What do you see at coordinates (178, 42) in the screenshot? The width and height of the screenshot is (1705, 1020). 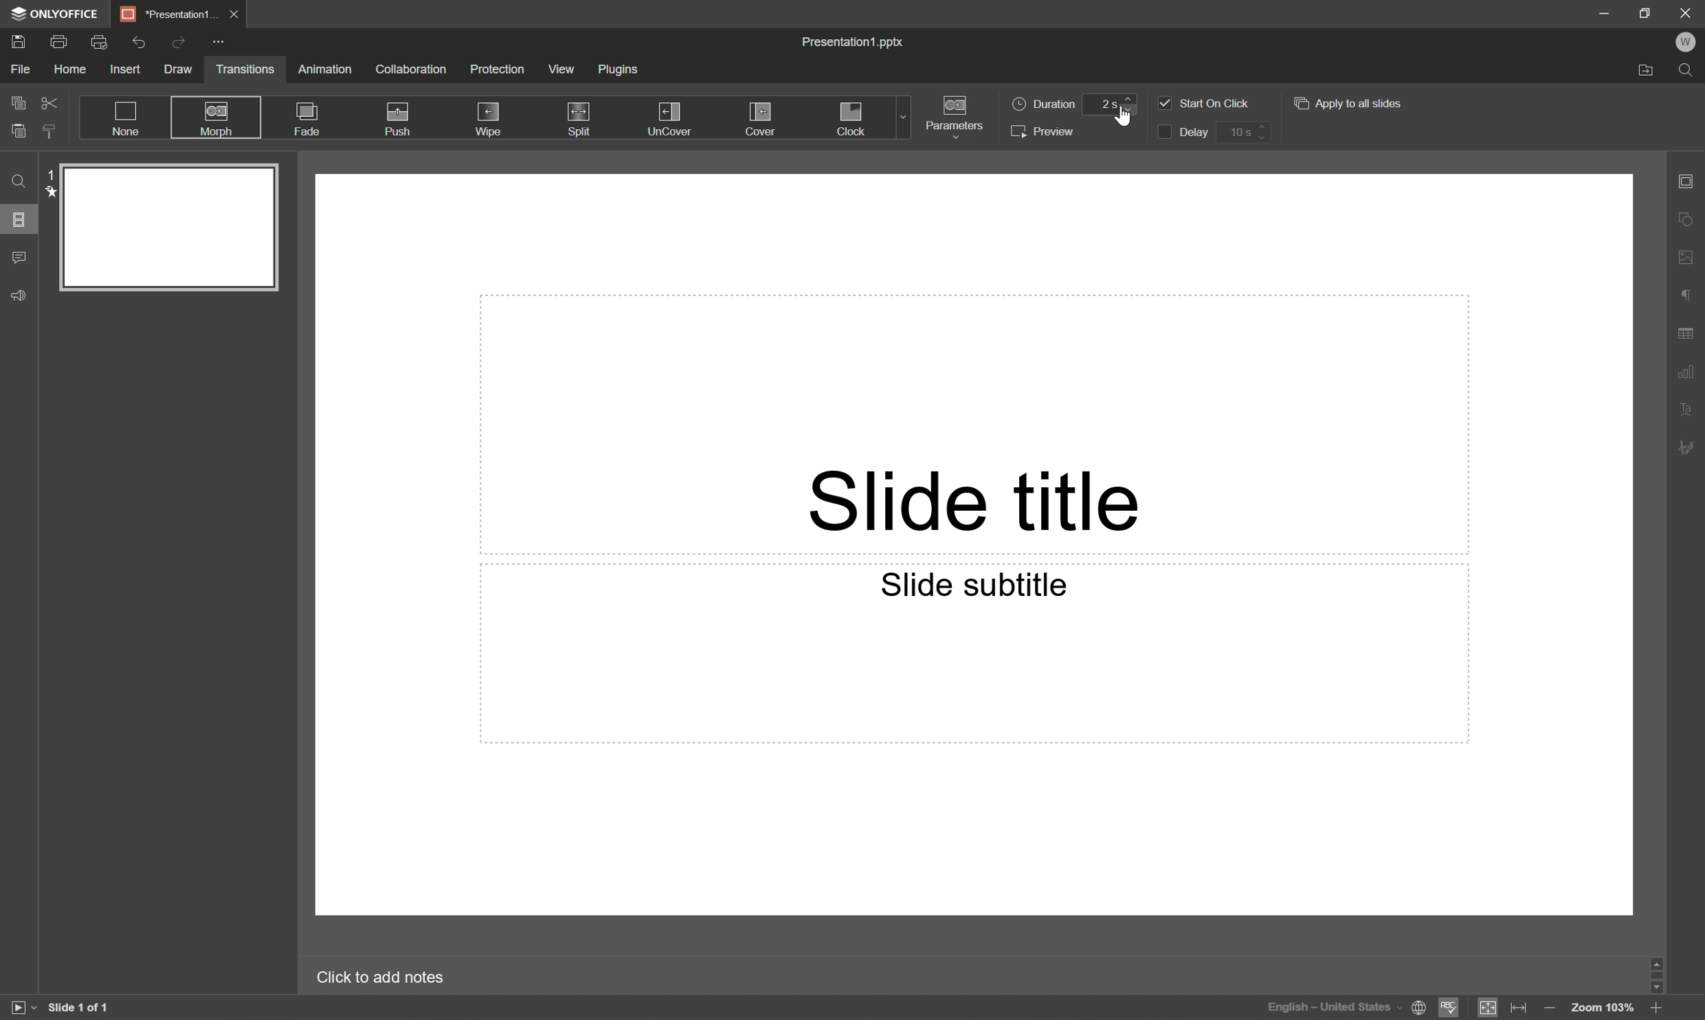 I see `Redo` at bounding box center [178, 42].